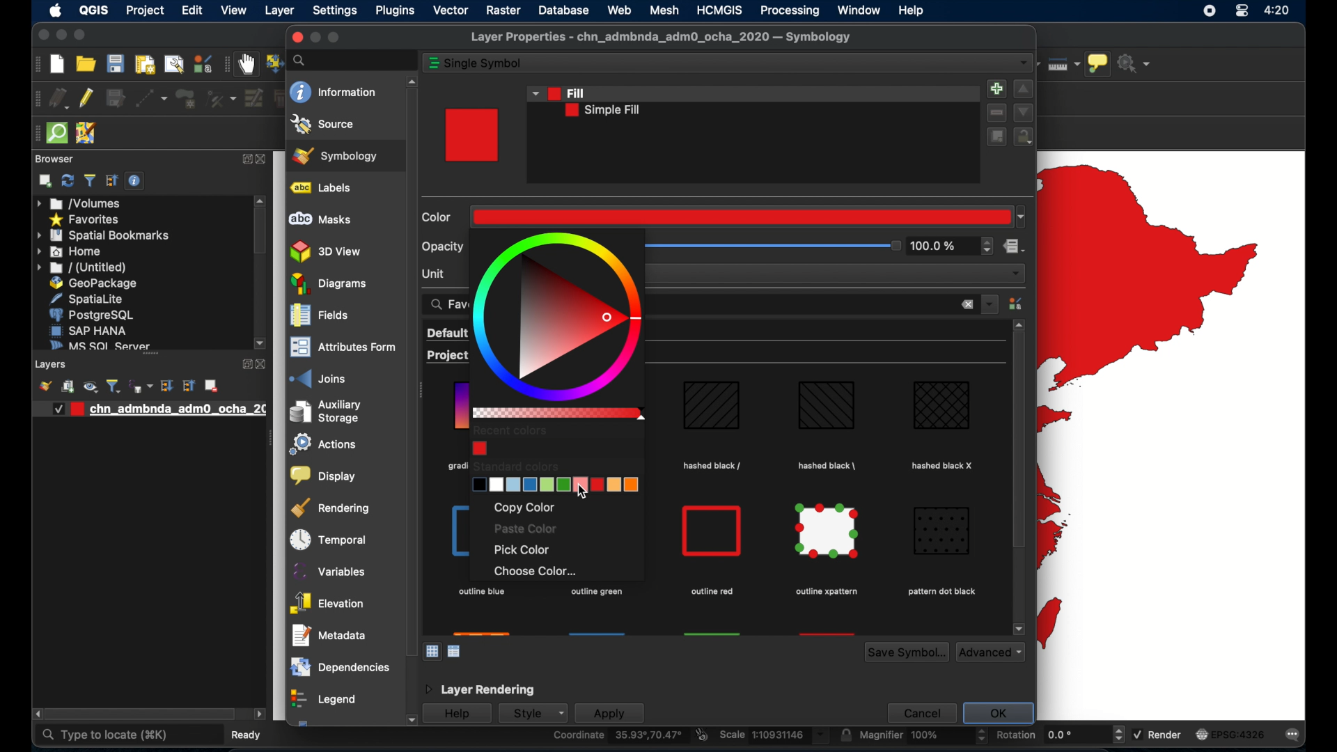  I want to click on elevation, so click(327, 604).